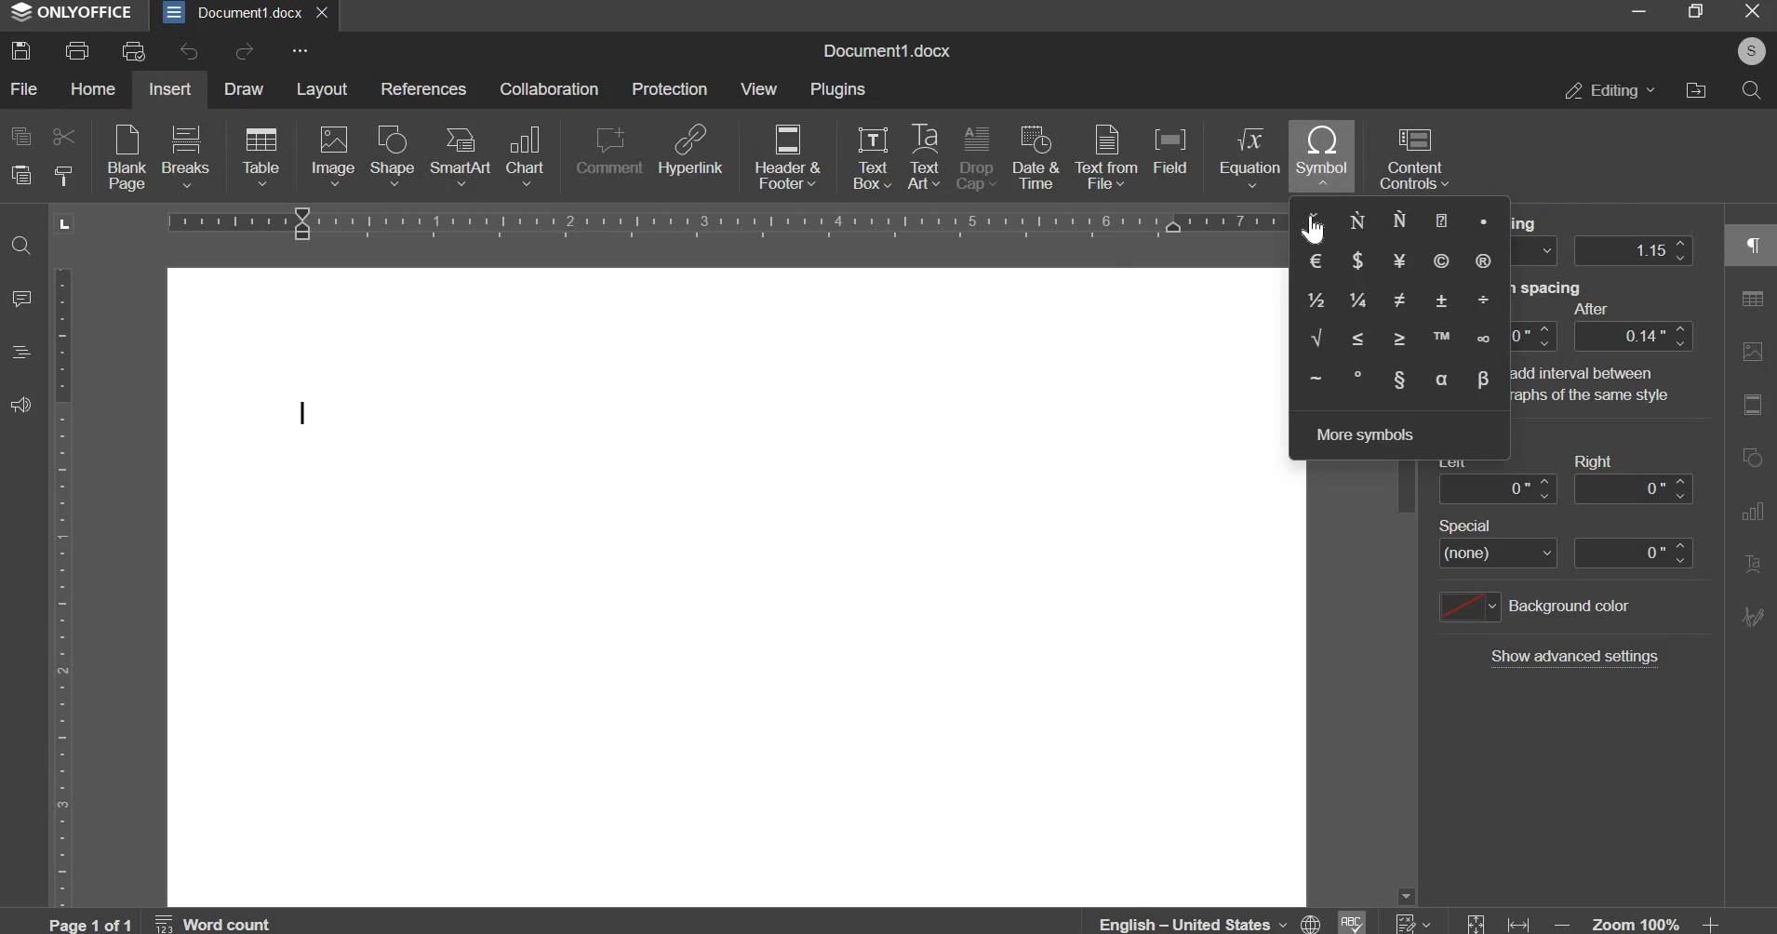 The image size is (1777, 934). I want to click on right side bar, so click(1747, 427).